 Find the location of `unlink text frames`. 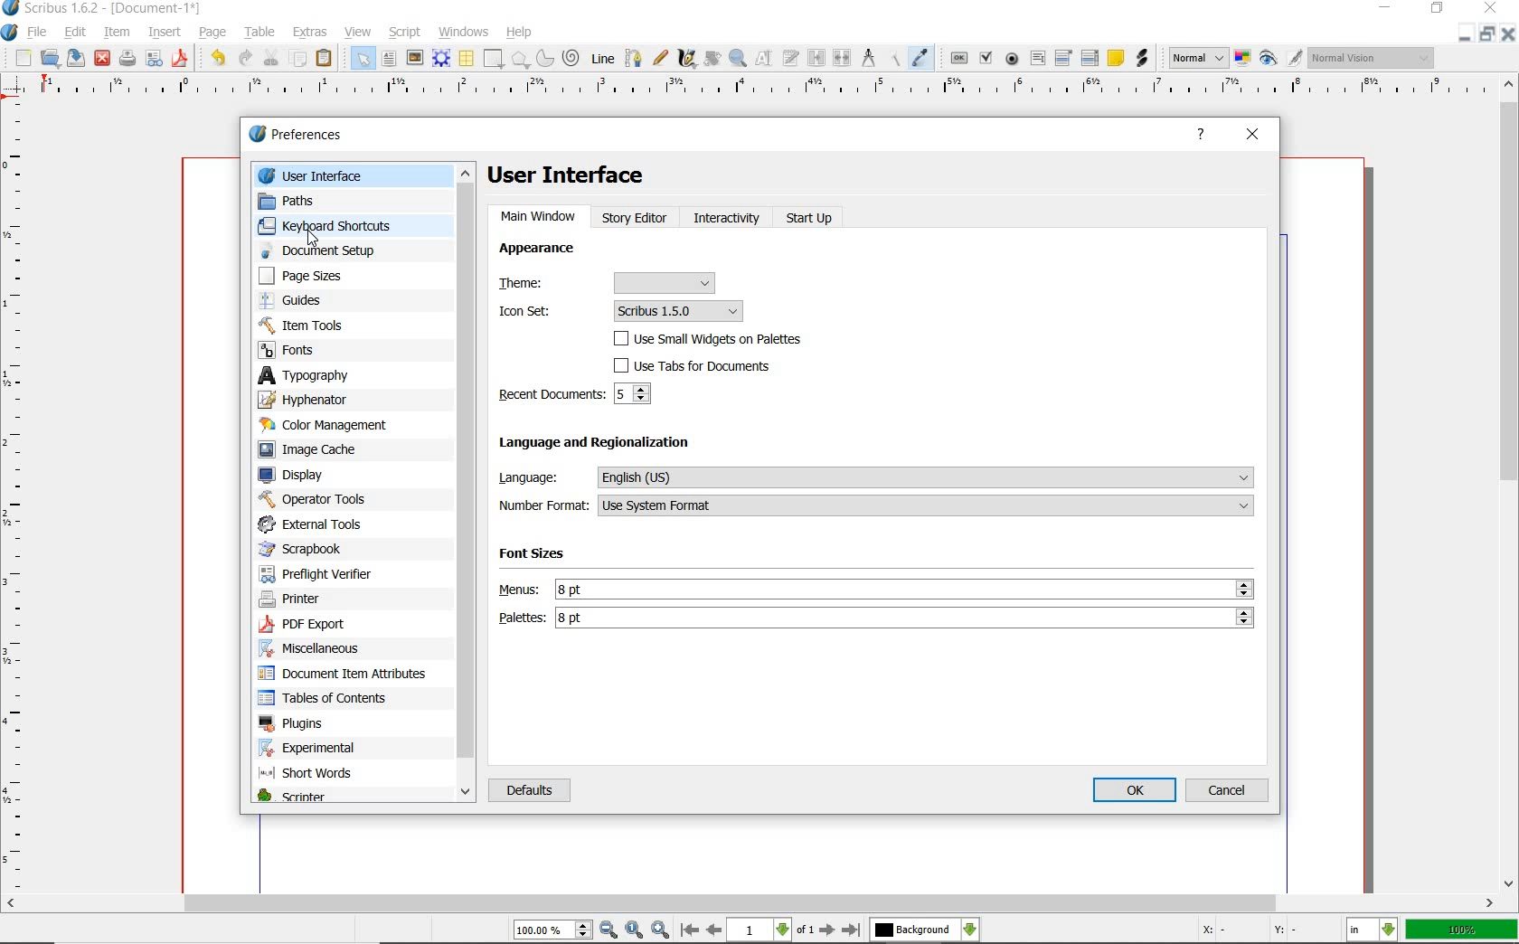

unlink text frames is located at coordinates (842, 58).